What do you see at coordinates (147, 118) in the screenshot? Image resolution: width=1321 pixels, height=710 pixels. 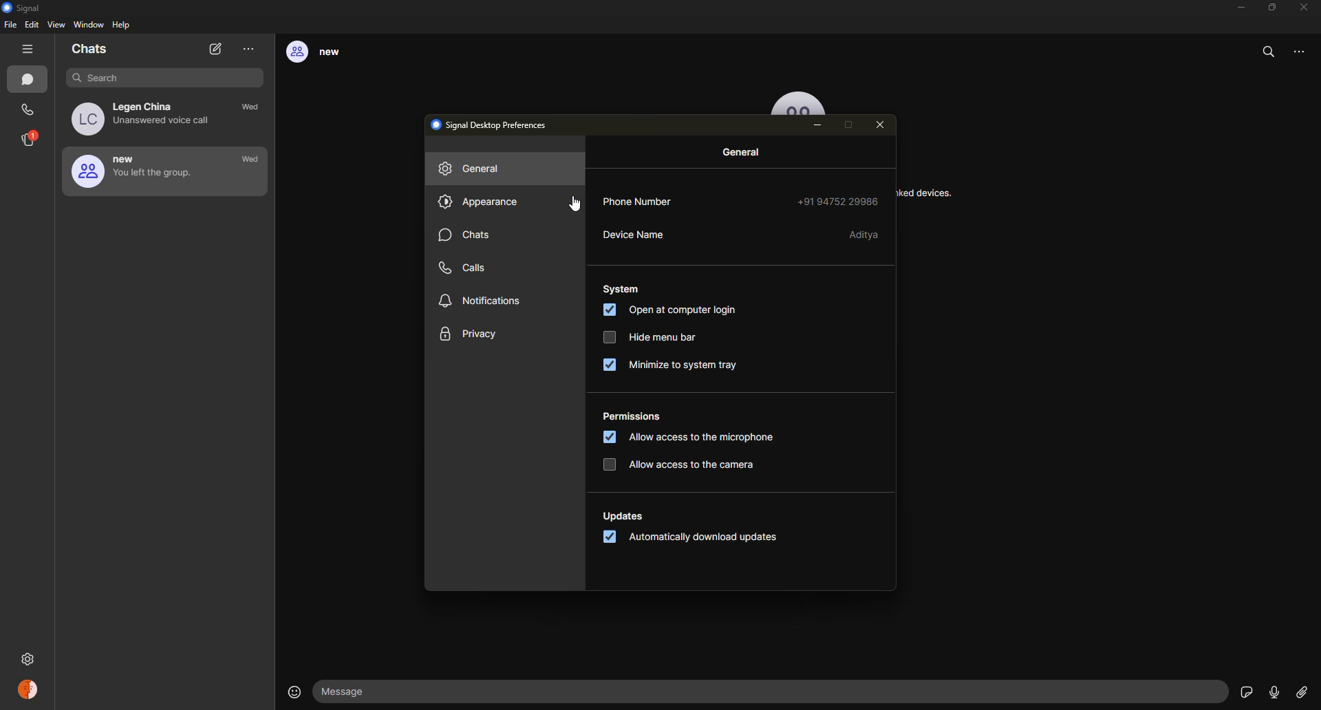 I see `Legen China` at bounding box center [147, 118].